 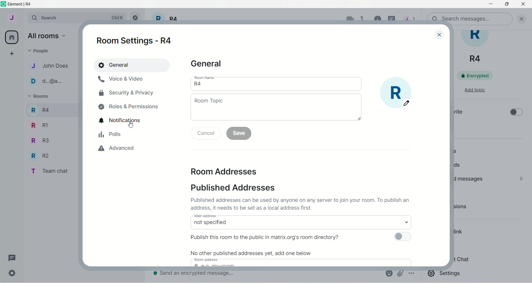 What do you see at coordinates (47, 17) in the screenshot?
I see `search` at bounding box center [47, 17].